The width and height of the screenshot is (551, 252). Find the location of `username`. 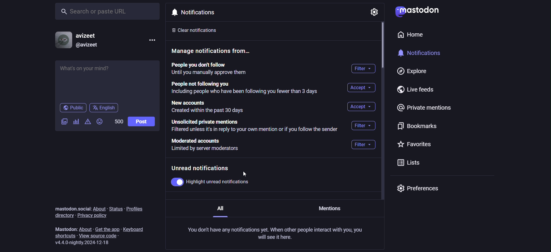

username is located at coordinates (90, 35).